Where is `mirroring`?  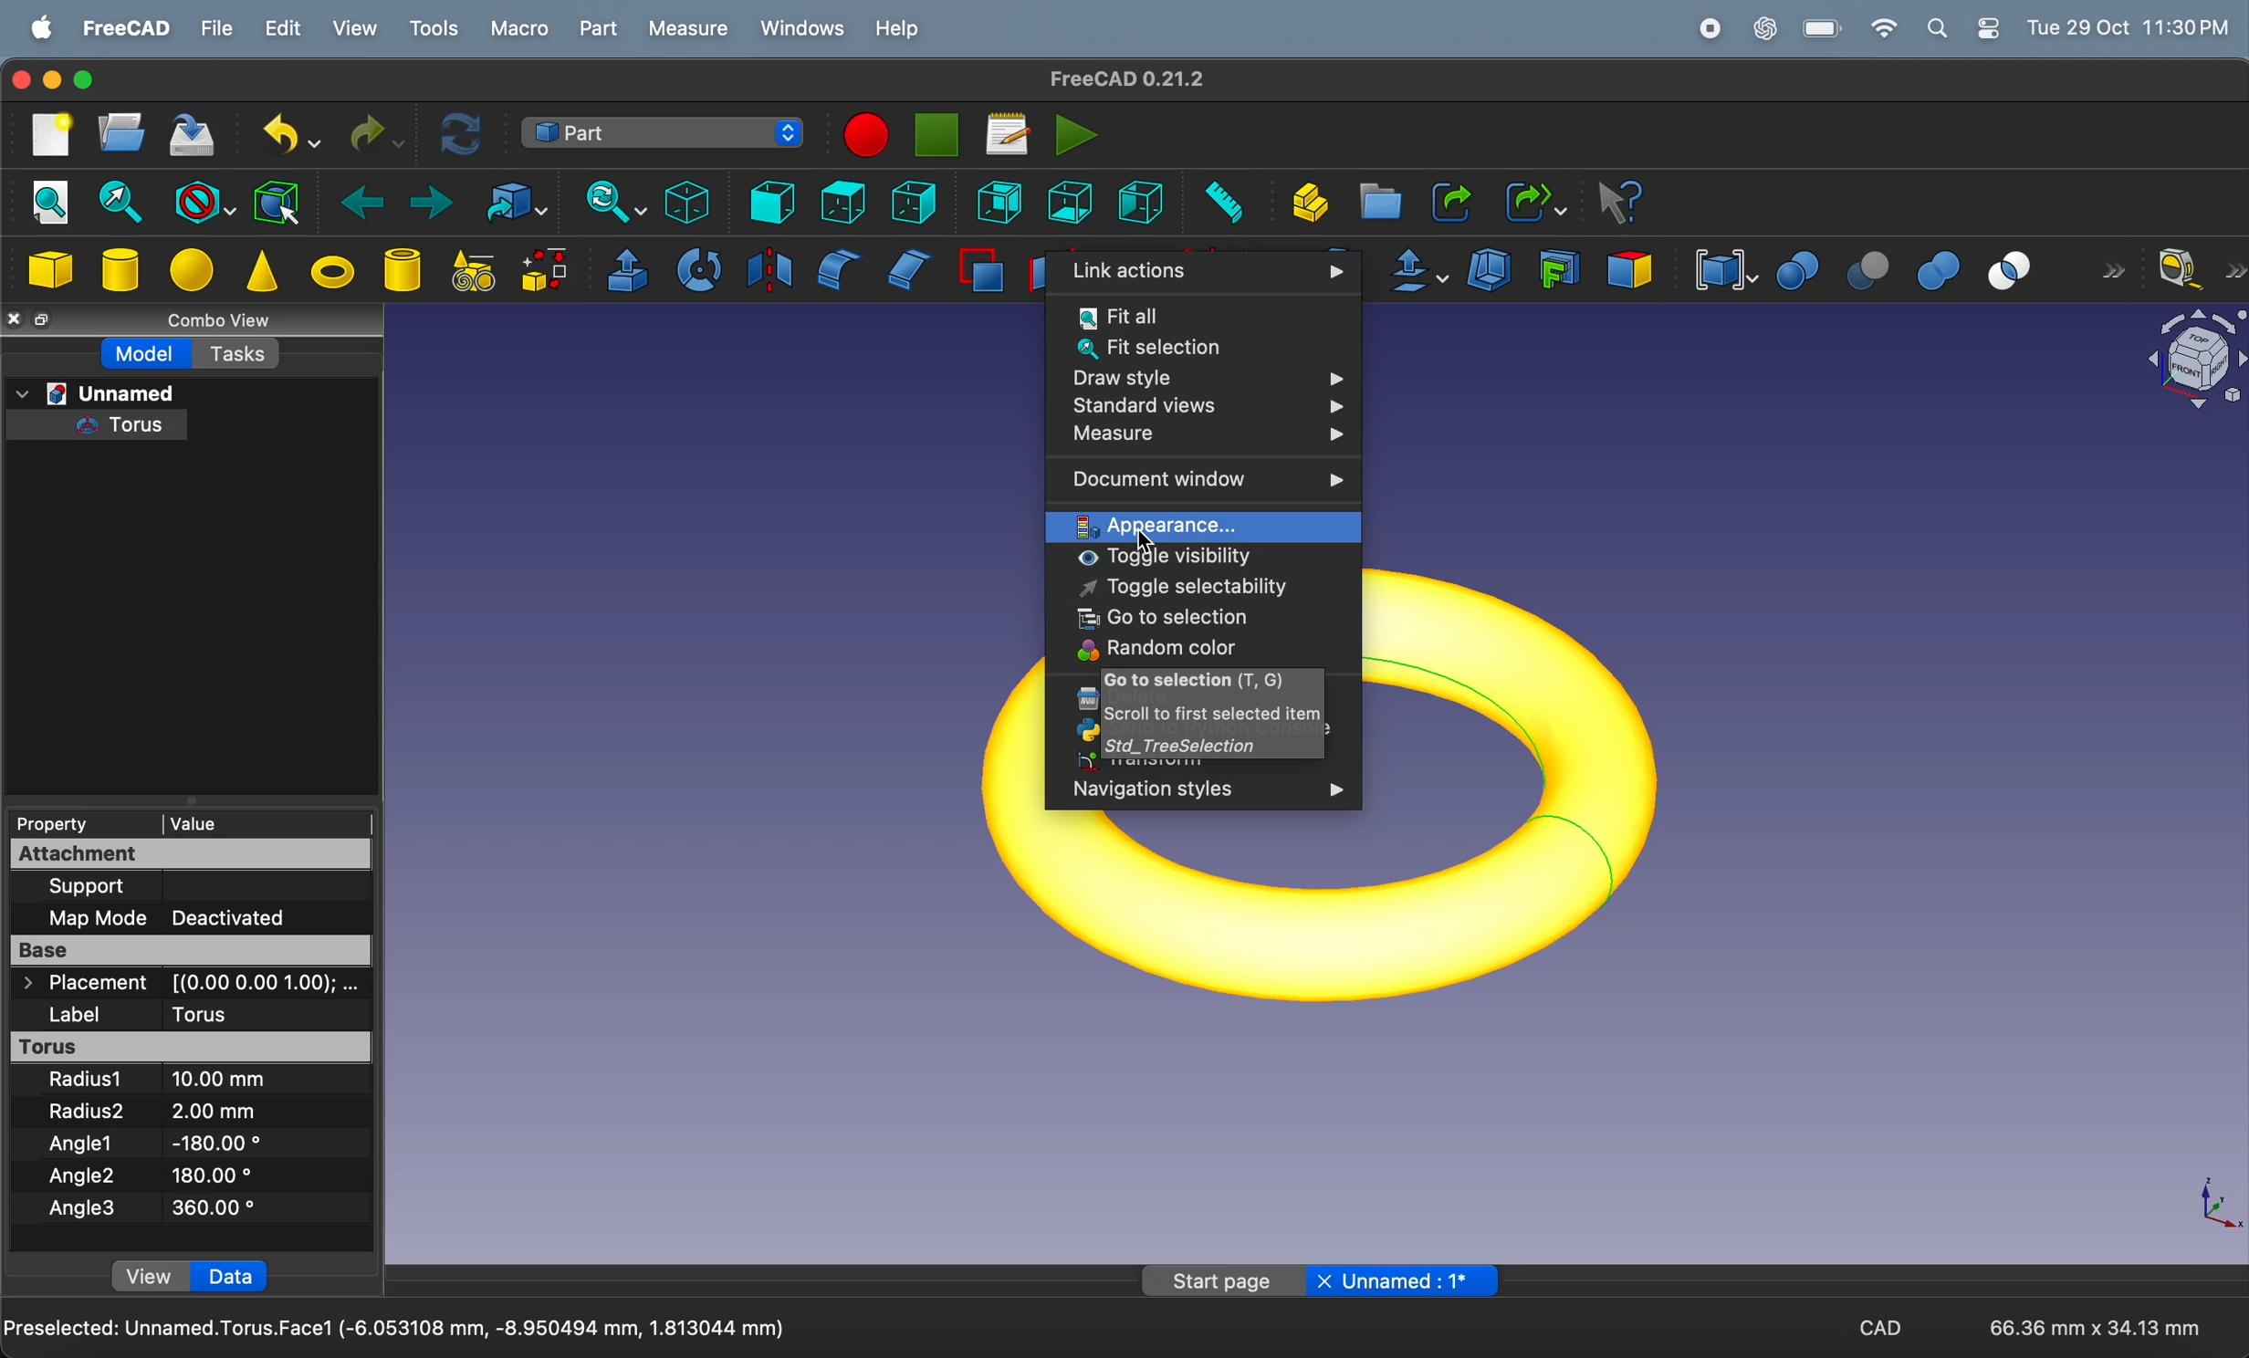
mirroring is located at coordinates (765, 269).